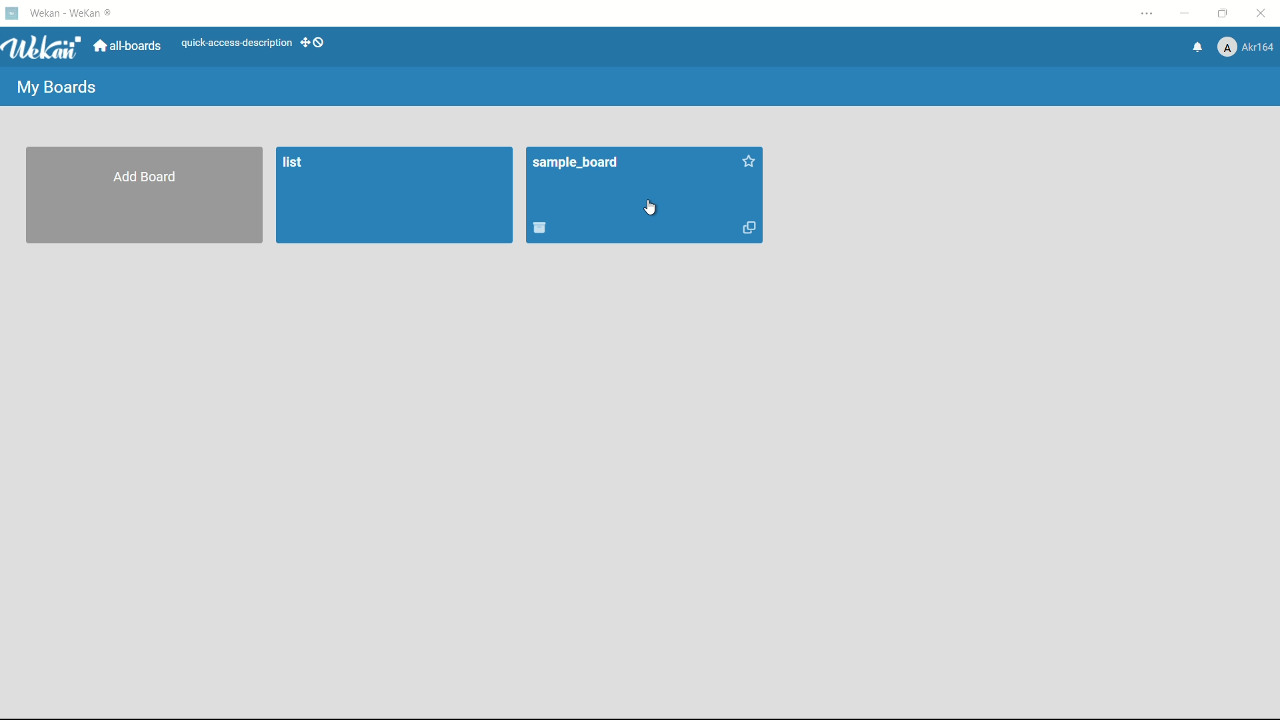 The width and height of the screenshot is (1280, 720). What do you see at coordinates (129, 46) in the screenshot?
I see `all boards` at bounding box center [129, 46].